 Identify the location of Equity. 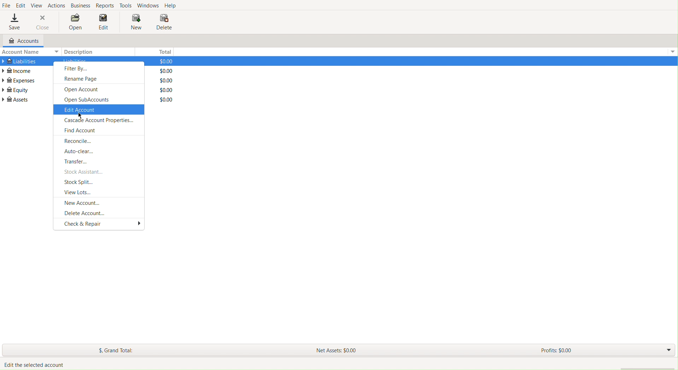
(15, 90).